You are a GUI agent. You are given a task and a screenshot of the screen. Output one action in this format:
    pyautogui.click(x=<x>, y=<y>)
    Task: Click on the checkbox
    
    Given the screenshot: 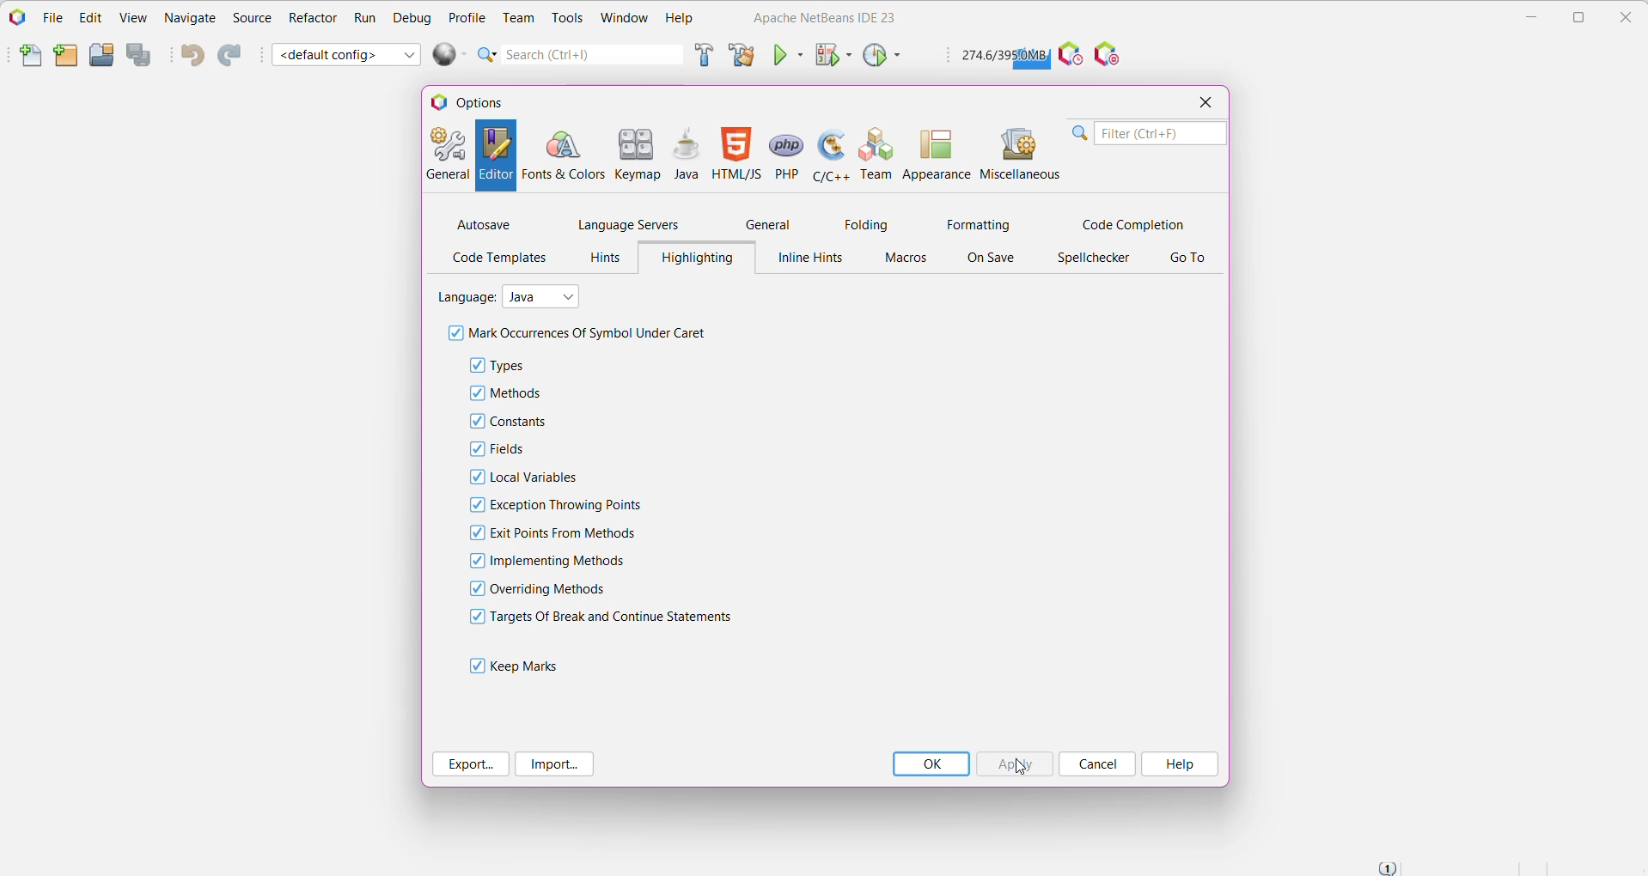 What is the action you would take?
    pyautogui.click(x=454, y=333)
    